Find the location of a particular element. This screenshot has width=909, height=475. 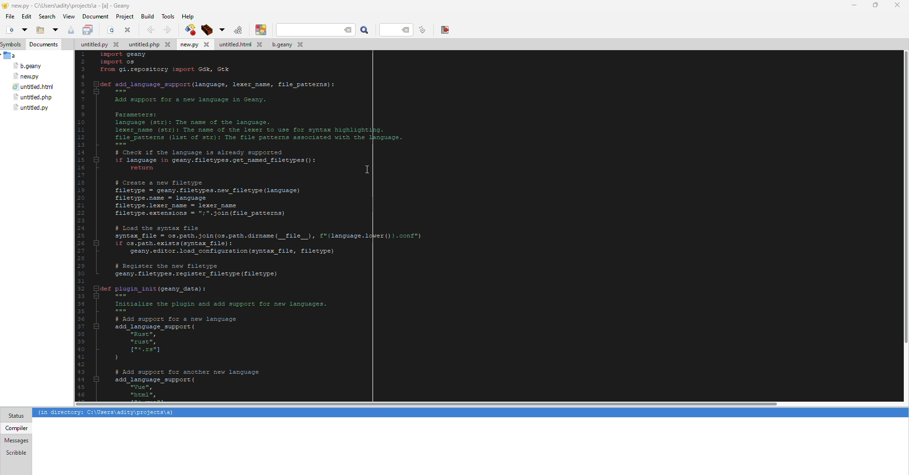

geany is located at coordinates (69, 7).